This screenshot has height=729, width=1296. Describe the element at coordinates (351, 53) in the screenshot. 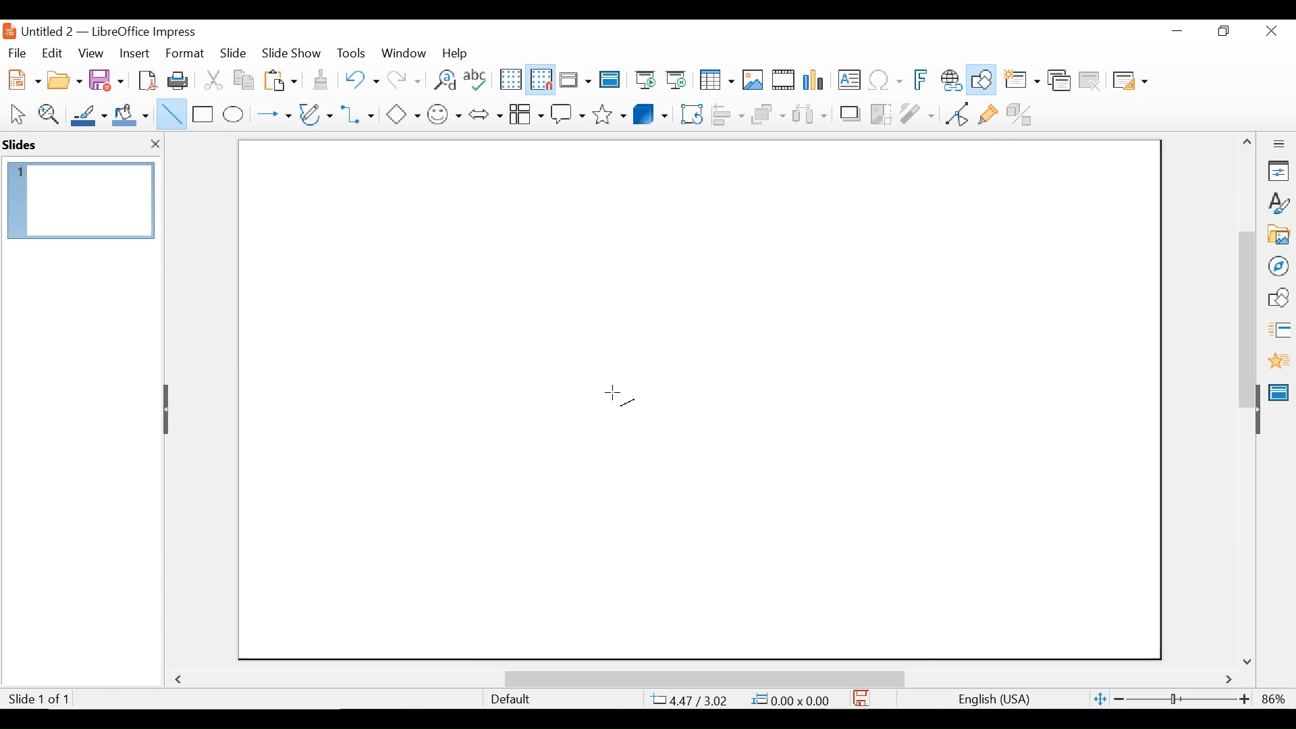

I see `Tools` at that location.